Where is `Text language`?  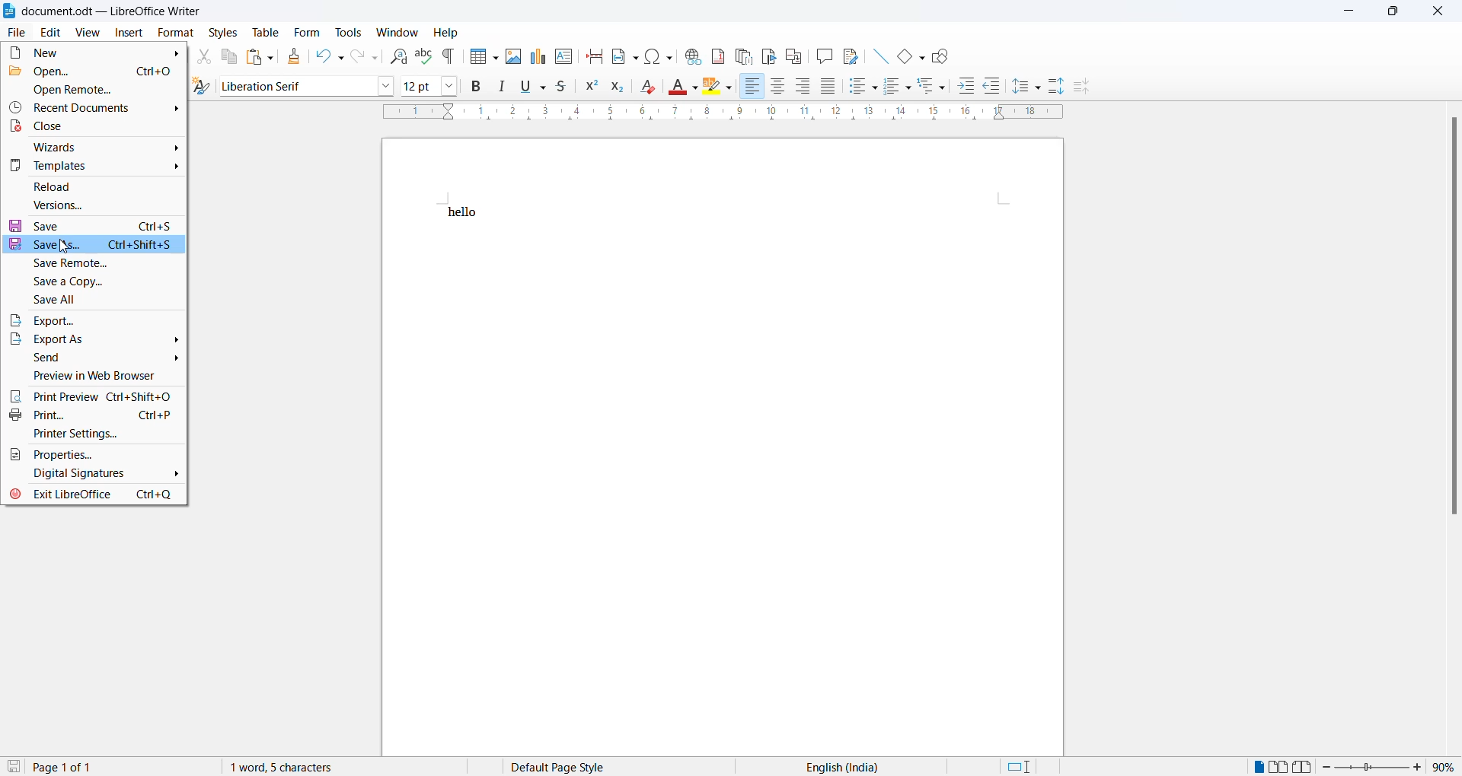
Text language is located at coordinates (838, 766).